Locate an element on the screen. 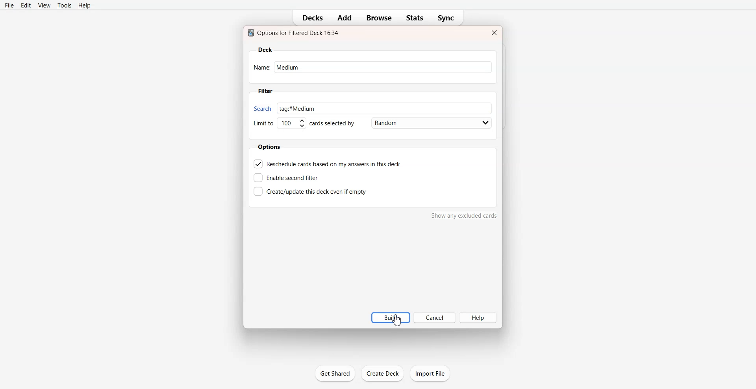 The width and height of the screenshot is (756, 389). get shared is located at coordinates (336, 374).